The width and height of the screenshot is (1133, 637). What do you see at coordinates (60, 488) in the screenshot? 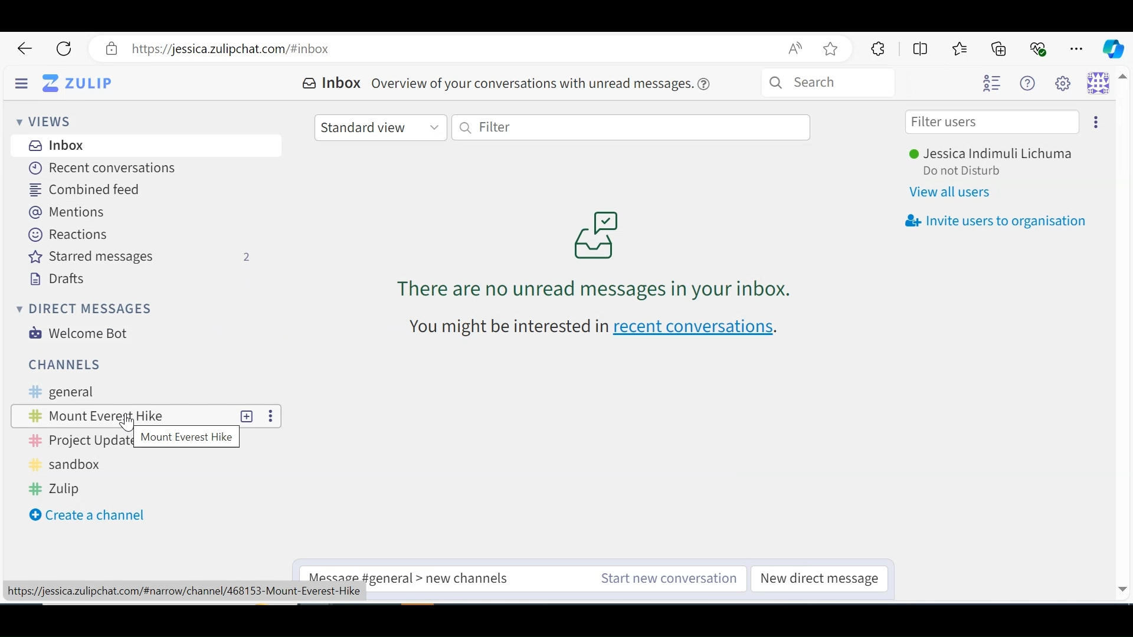
I see `Zulip` at bounding box center [60, 488].